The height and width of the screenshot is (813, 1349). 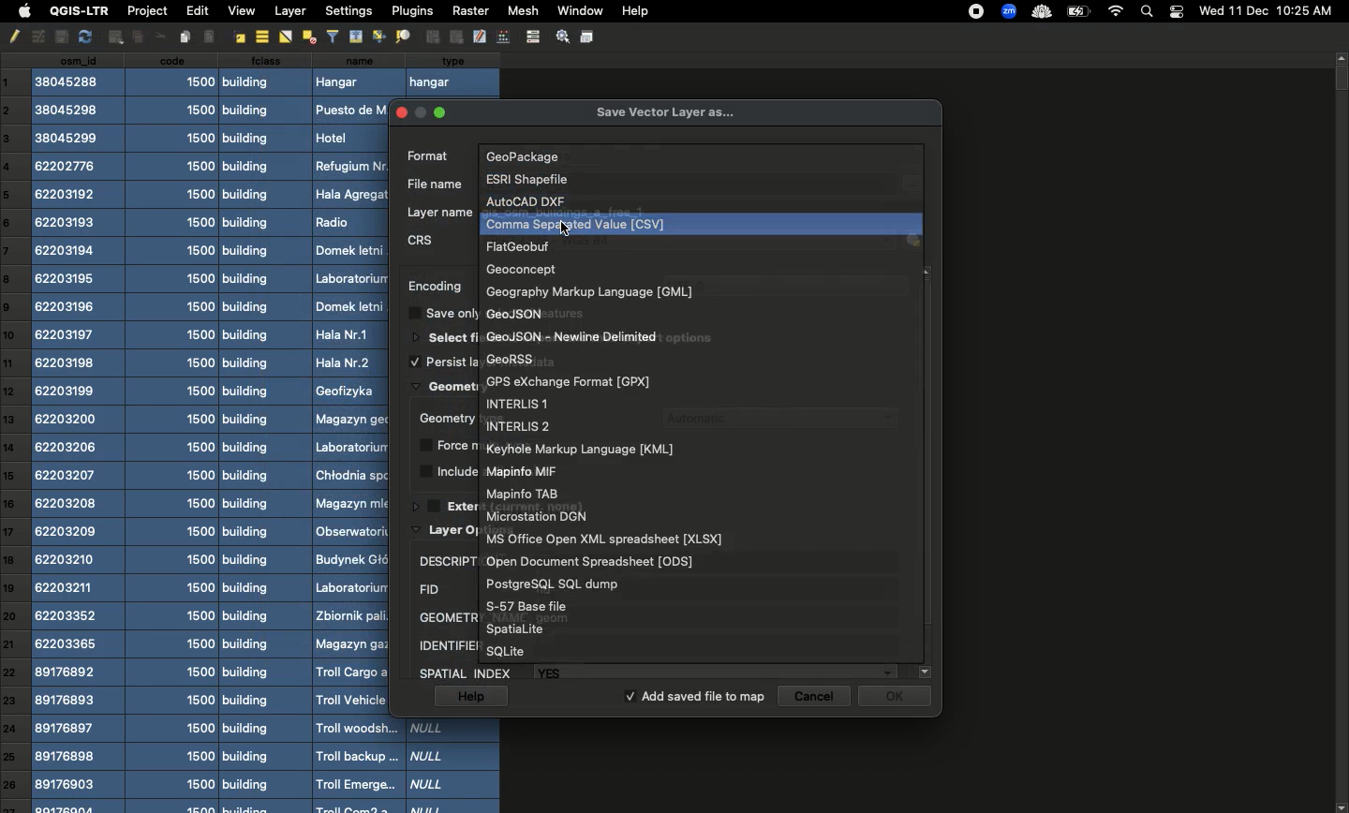 I want to click on Charge, so click(x=1077, y=12).